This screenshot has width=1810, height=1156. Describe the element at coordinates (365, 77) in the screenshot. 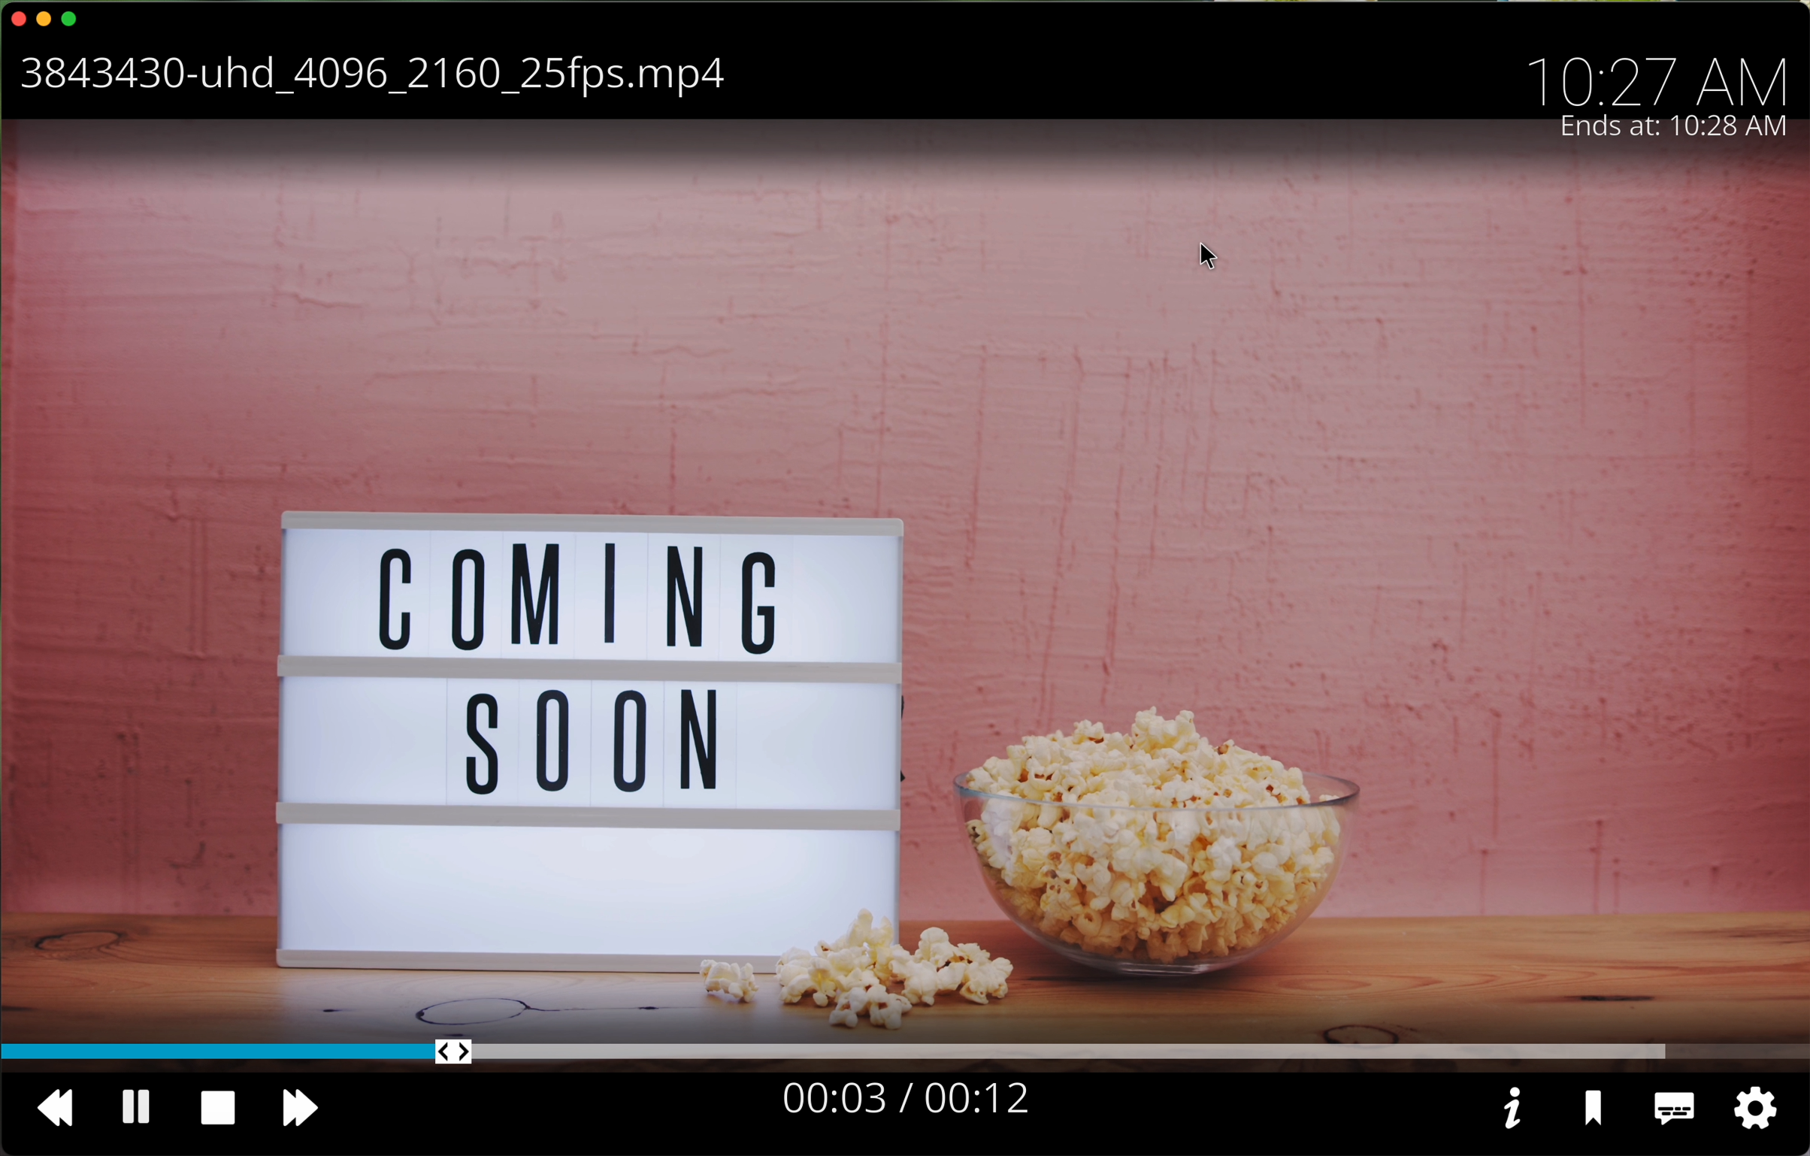

I see `movie name` at that location.